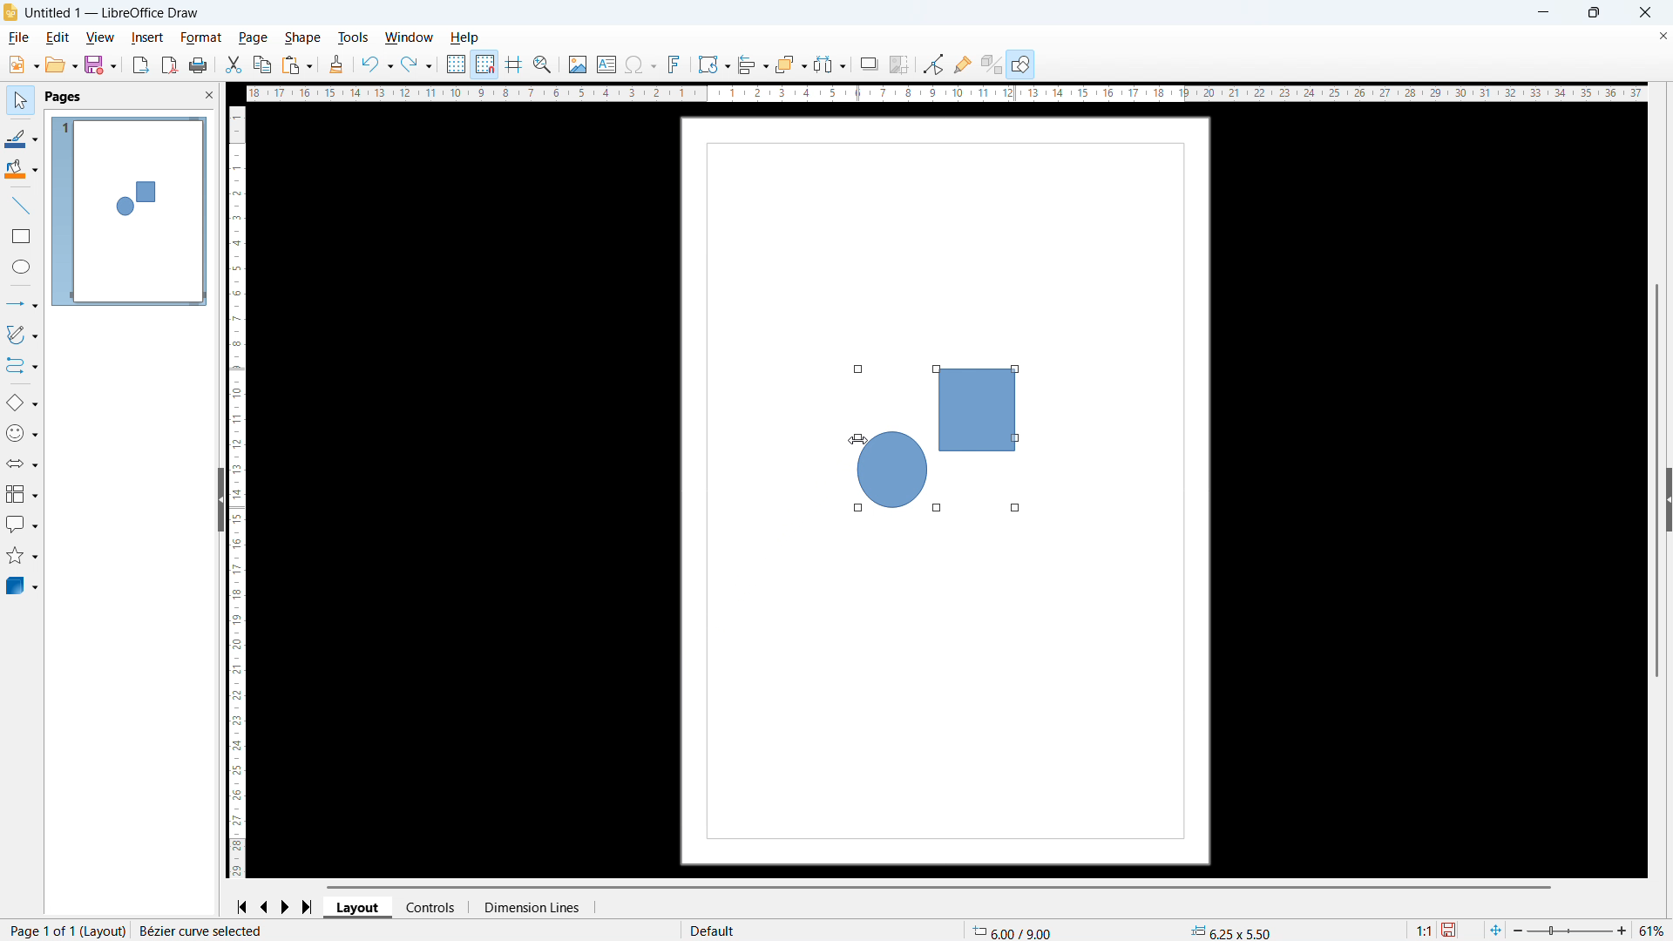 This screenshot has height=941, width=1673. Describe the element at coordinates (21, 205) in the screenshot. I see `line ` at that location.